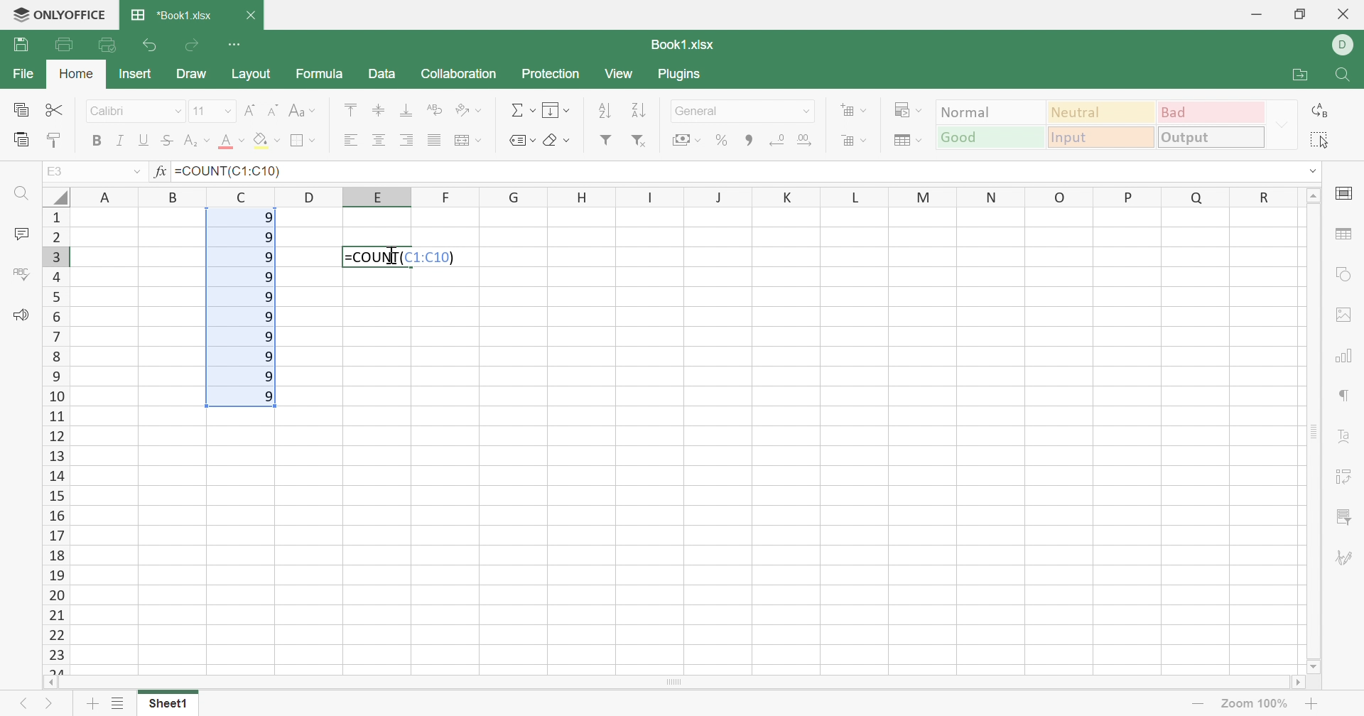 The image size is (1364, 716). What do you see at coordinates (1251, 12) in the screenshot?
I see `Minimize` at bounding box center [1251, 12].